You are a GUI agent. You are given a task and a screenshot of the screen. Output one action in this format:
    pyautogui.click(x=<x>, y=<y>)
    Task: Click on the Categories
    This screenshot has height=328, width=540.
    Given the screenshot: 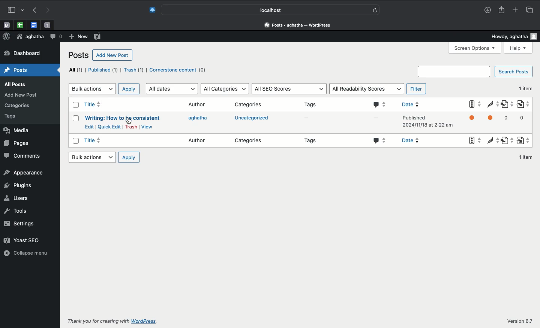 What is the action you would take?
    pyautogui.click(x=252, y=106)
    